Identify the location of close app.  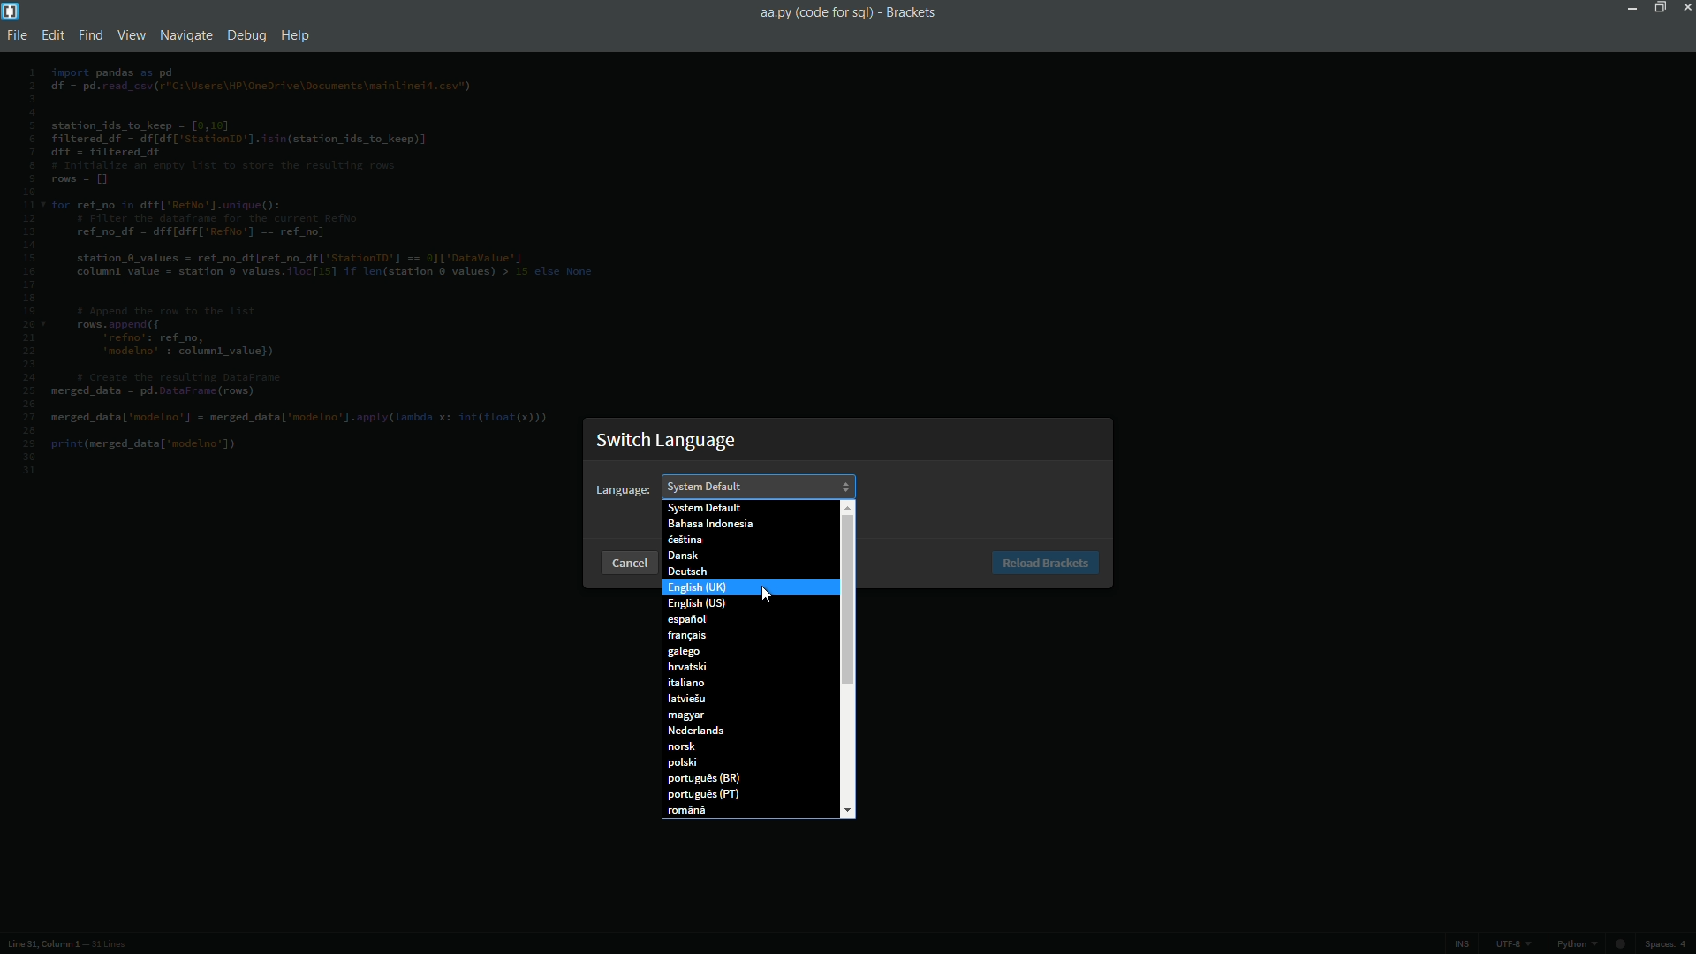
(1685, 7).